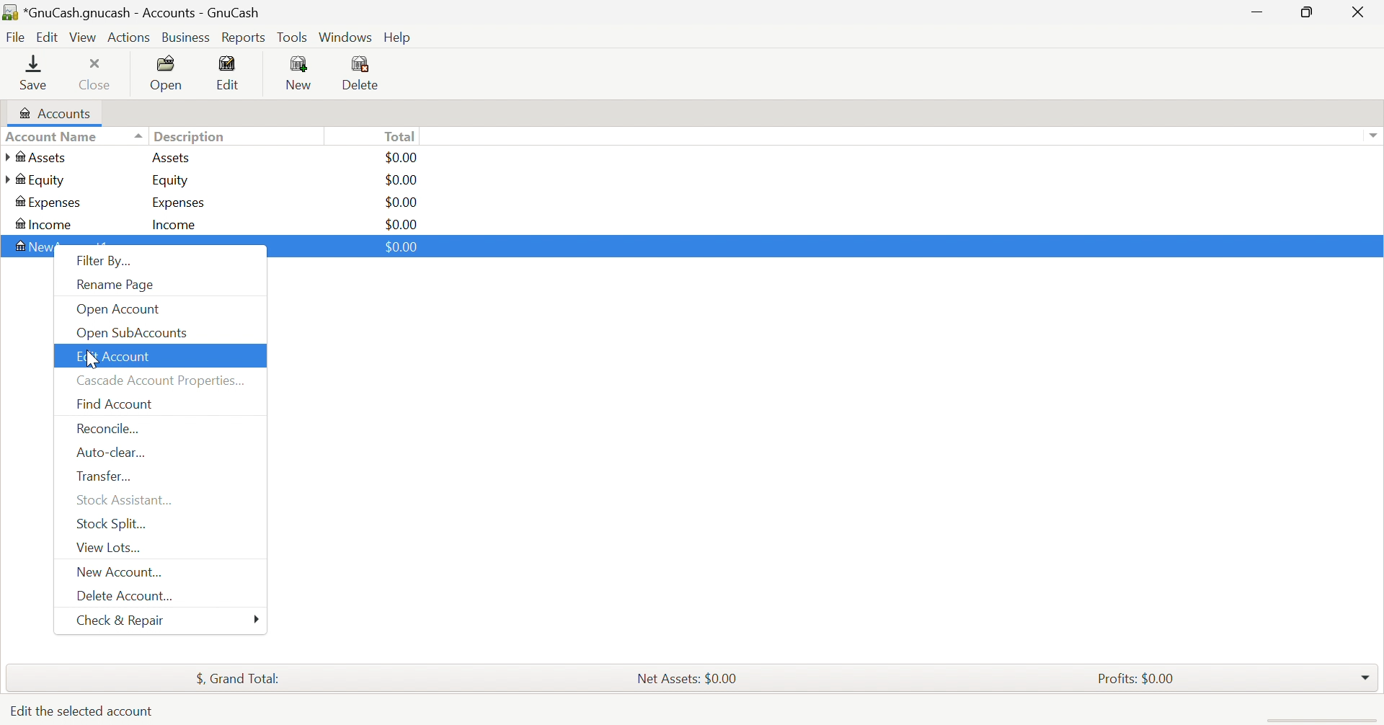 The image size is (1384, 725). I want to click on Edit, so click(47, 35).